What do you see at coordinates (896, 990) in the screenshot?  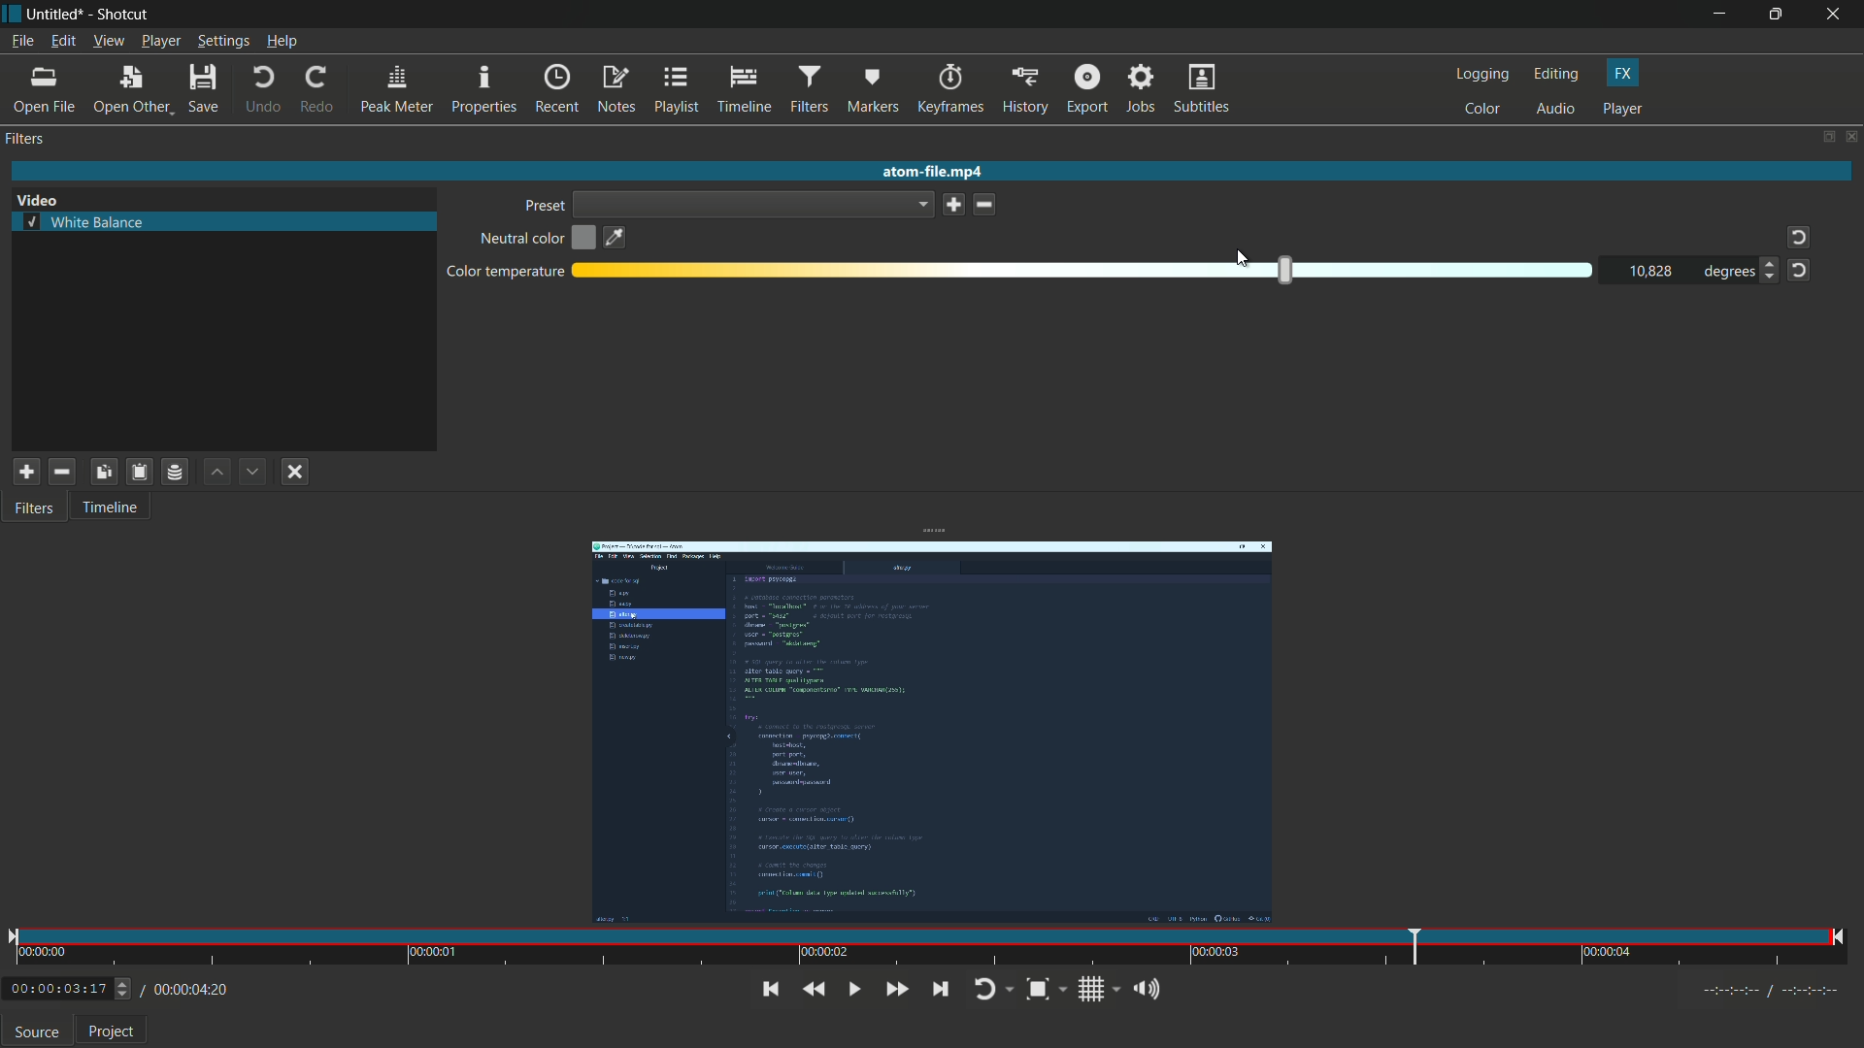 I see `quickly play forward` at bounding box center [896, 990].